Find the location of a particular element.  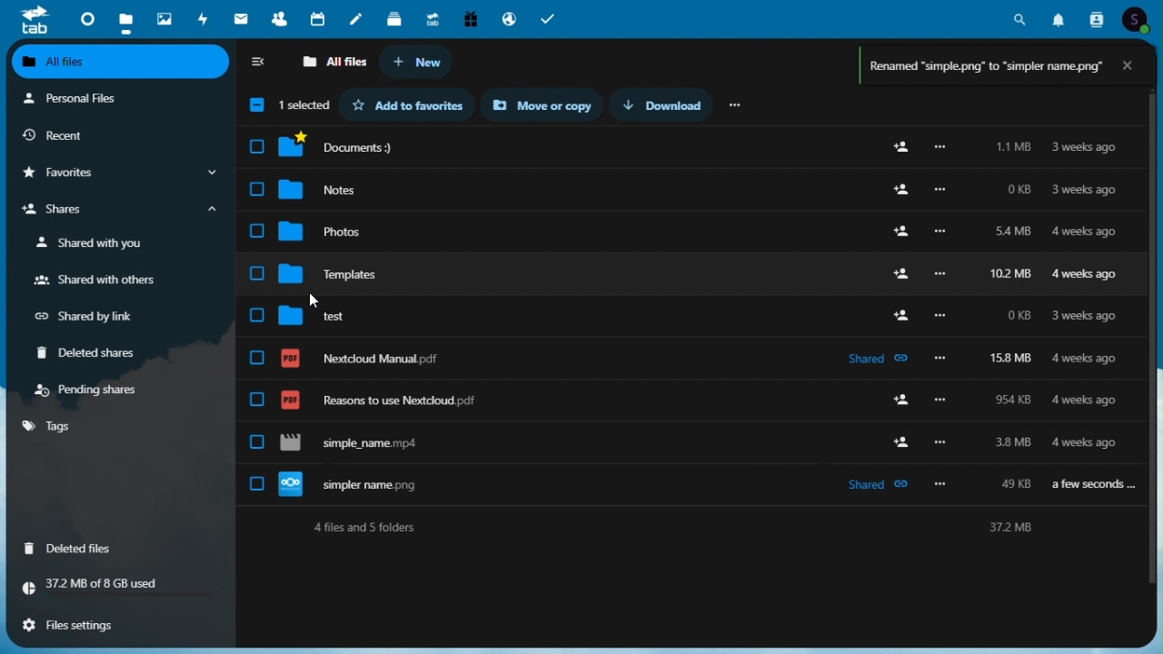

Templates 102 MB 4 weeks ago is located at coordinates (690, 266).